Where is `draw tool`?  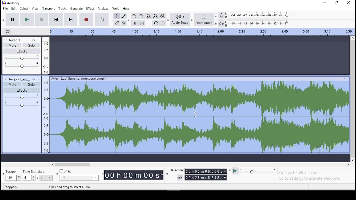
draw tool is located at coordinates (116, 23).